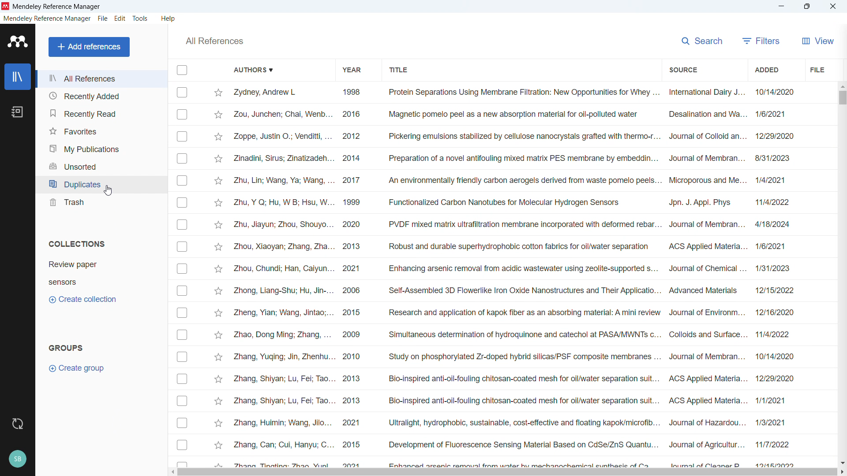 The height and width of the screenshot is (476, 847). I want to click on profile, so click(17, 459).